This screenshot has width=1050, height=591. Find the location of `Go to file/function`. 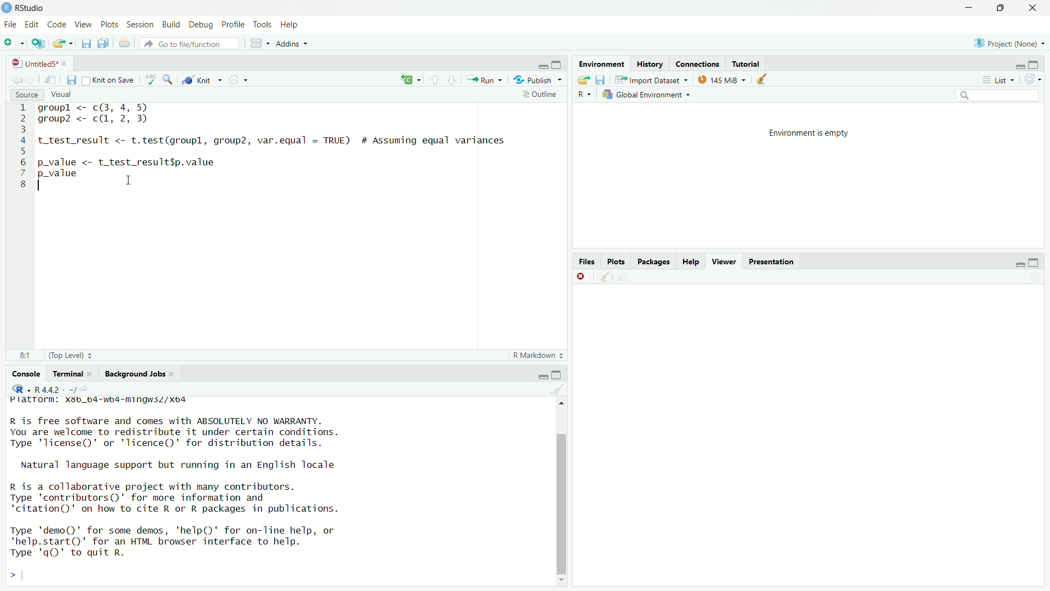

Go to file/function is located at coordinates (191, 44).